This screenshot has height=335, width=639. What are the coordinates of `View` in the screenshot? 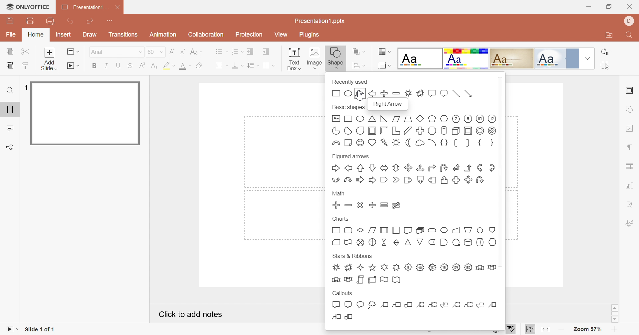 It's located at (281, 35).